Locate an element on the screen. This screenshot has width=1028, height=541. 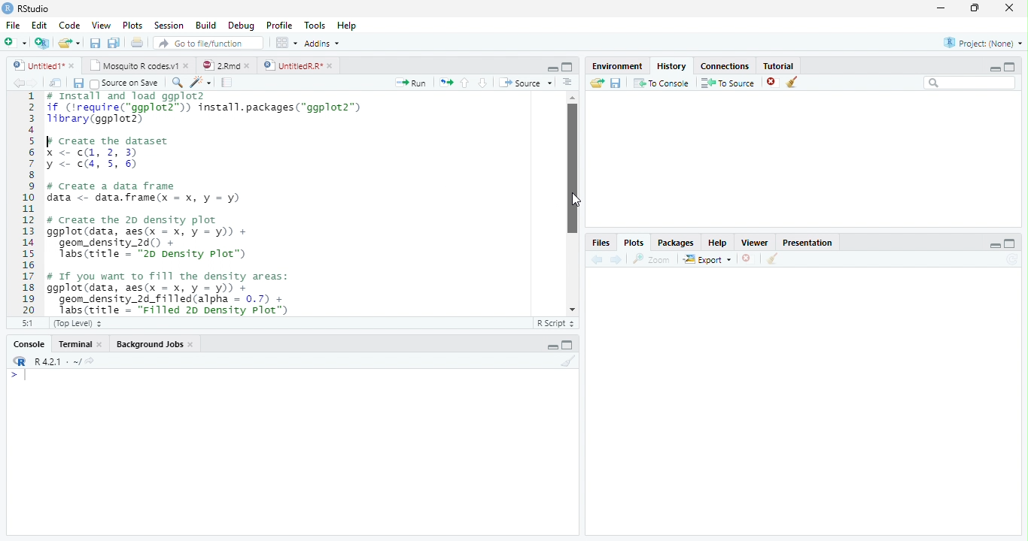
1 # Install and load ggplot2
2 if (irequire(“ggplot2”)) install.packages(“ggplot2”)
3 library(ggplot2)

4

5 J Create the dataset
6 x <c@, 2,3)

7 y<cG 5 8)

8

9 # create a data frame

10 data <- data.frame(x = x, y = y)

11
12 # create the 20 density plot
13 ggplot(data, aes(x = x, y = y)) +
14  geom_density_2d() +
15 labs(title - "20 Density Plot")

16
17 # If you want to fill the density areas:

18 ggplot(data, aes(x = x, y = y)) +
19 geom_density_2d_filled(alpha = 0.7) +
20  labs(title - “Filled 20 Density Plot™) is located at coordinates (272, 202).